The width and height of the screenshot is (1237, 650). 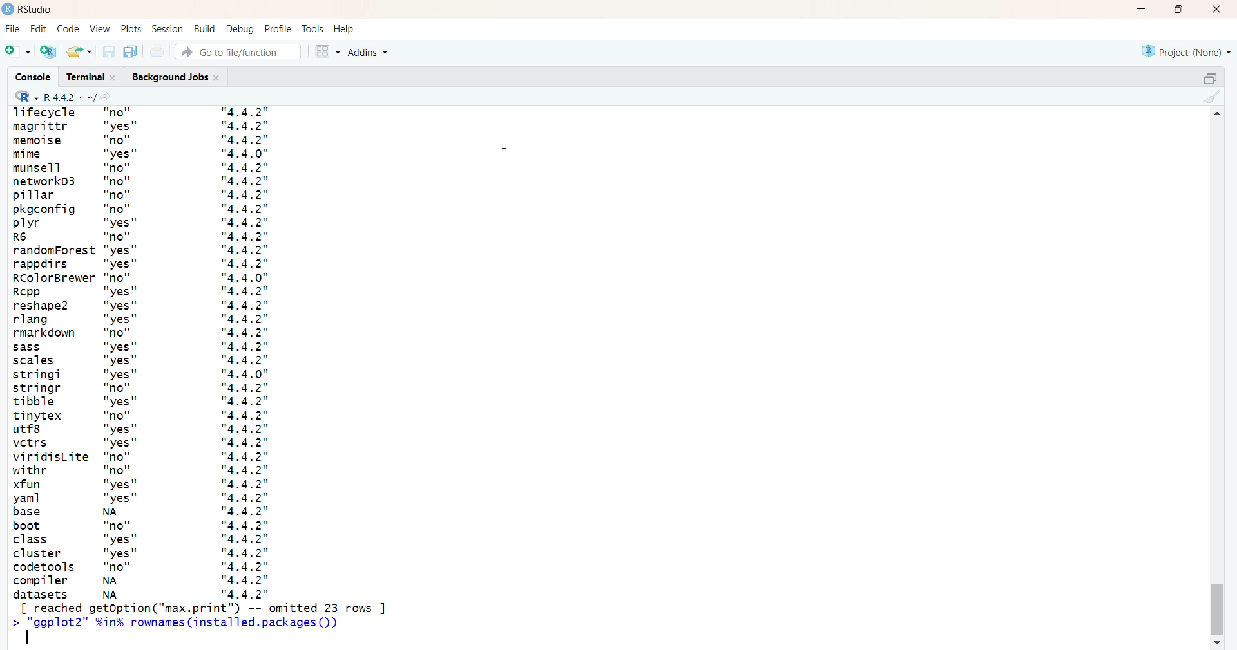 I want to click on edit, so click(x=39, y=28).